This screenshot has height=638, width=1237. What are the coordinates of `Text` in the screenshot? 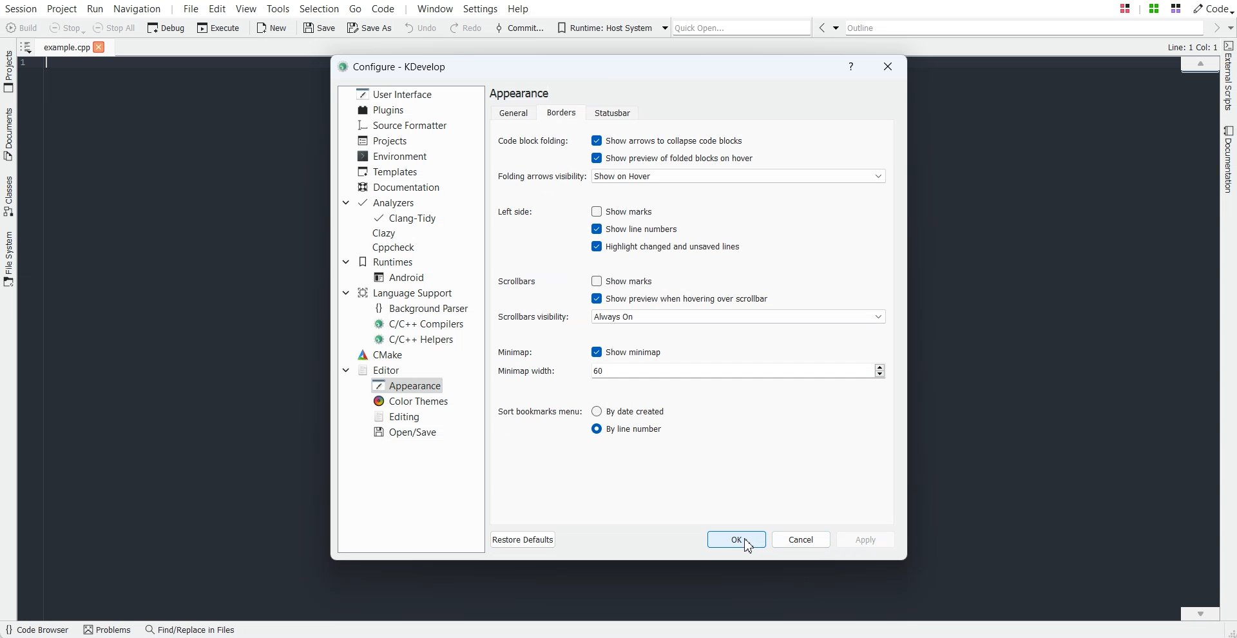 It's located at (1193, 46).